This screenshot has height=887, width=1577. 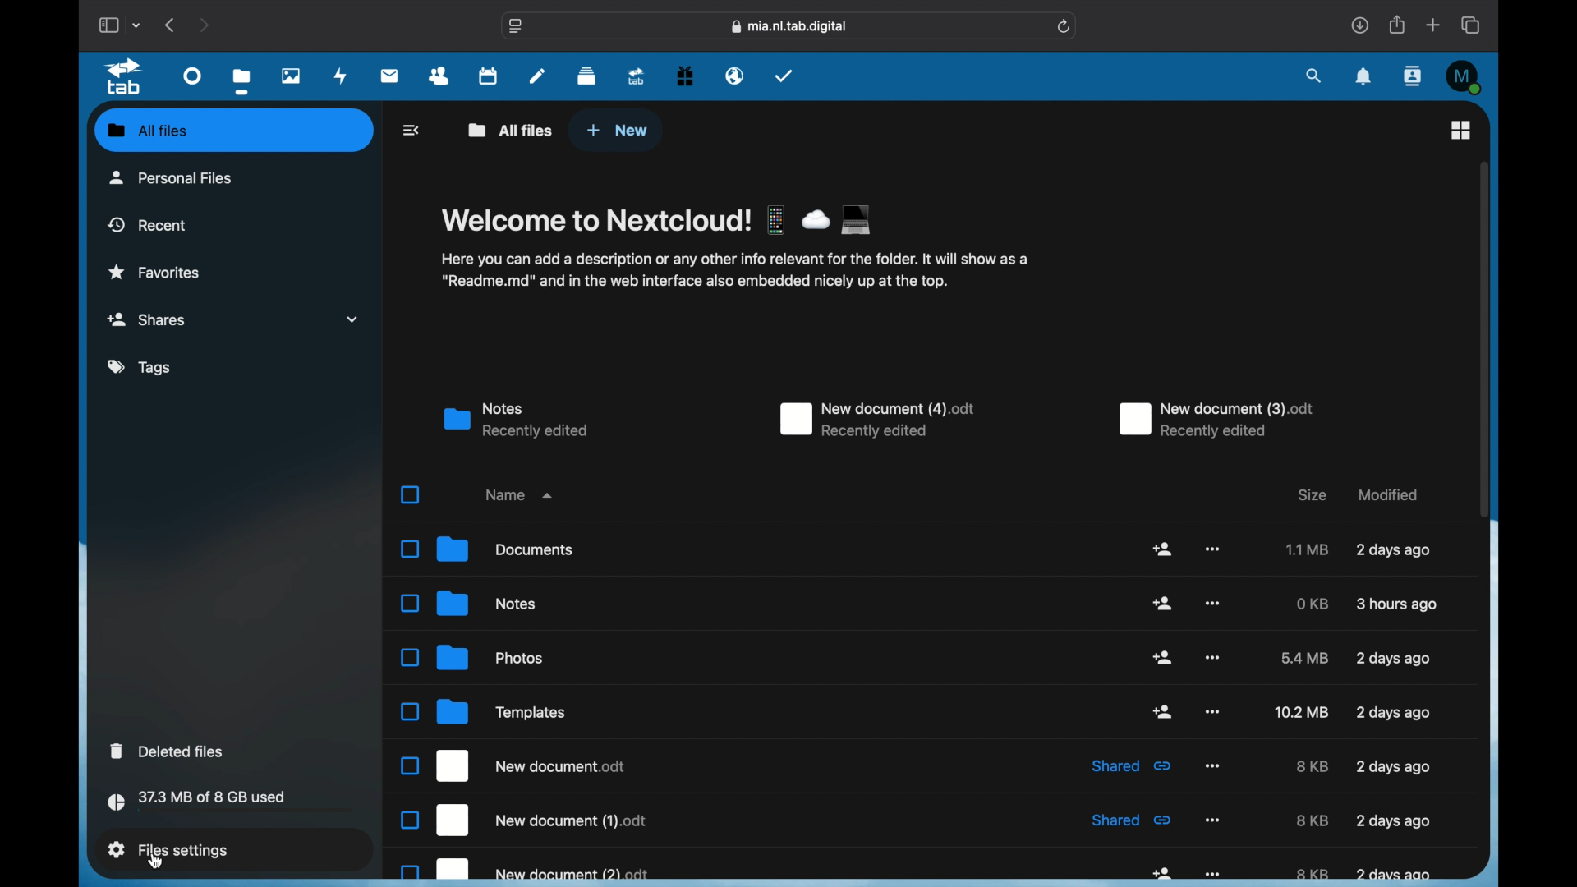 What do you see at coordinates (468, 604) in the screenshot?
I see `notes` at bounding box center [468, 604].